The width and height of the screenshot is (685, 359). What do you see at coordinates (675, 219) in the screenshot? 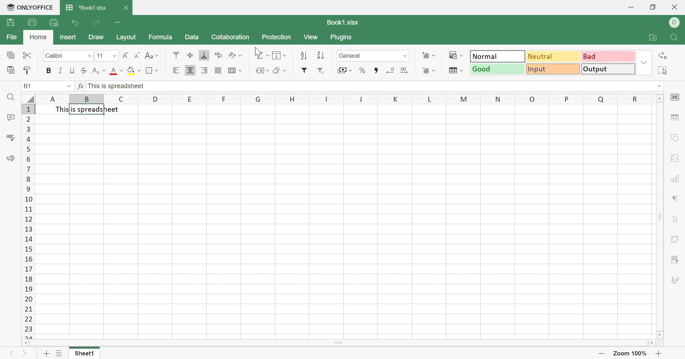
I see `Text Art settings` at bounding box center [675, 219].